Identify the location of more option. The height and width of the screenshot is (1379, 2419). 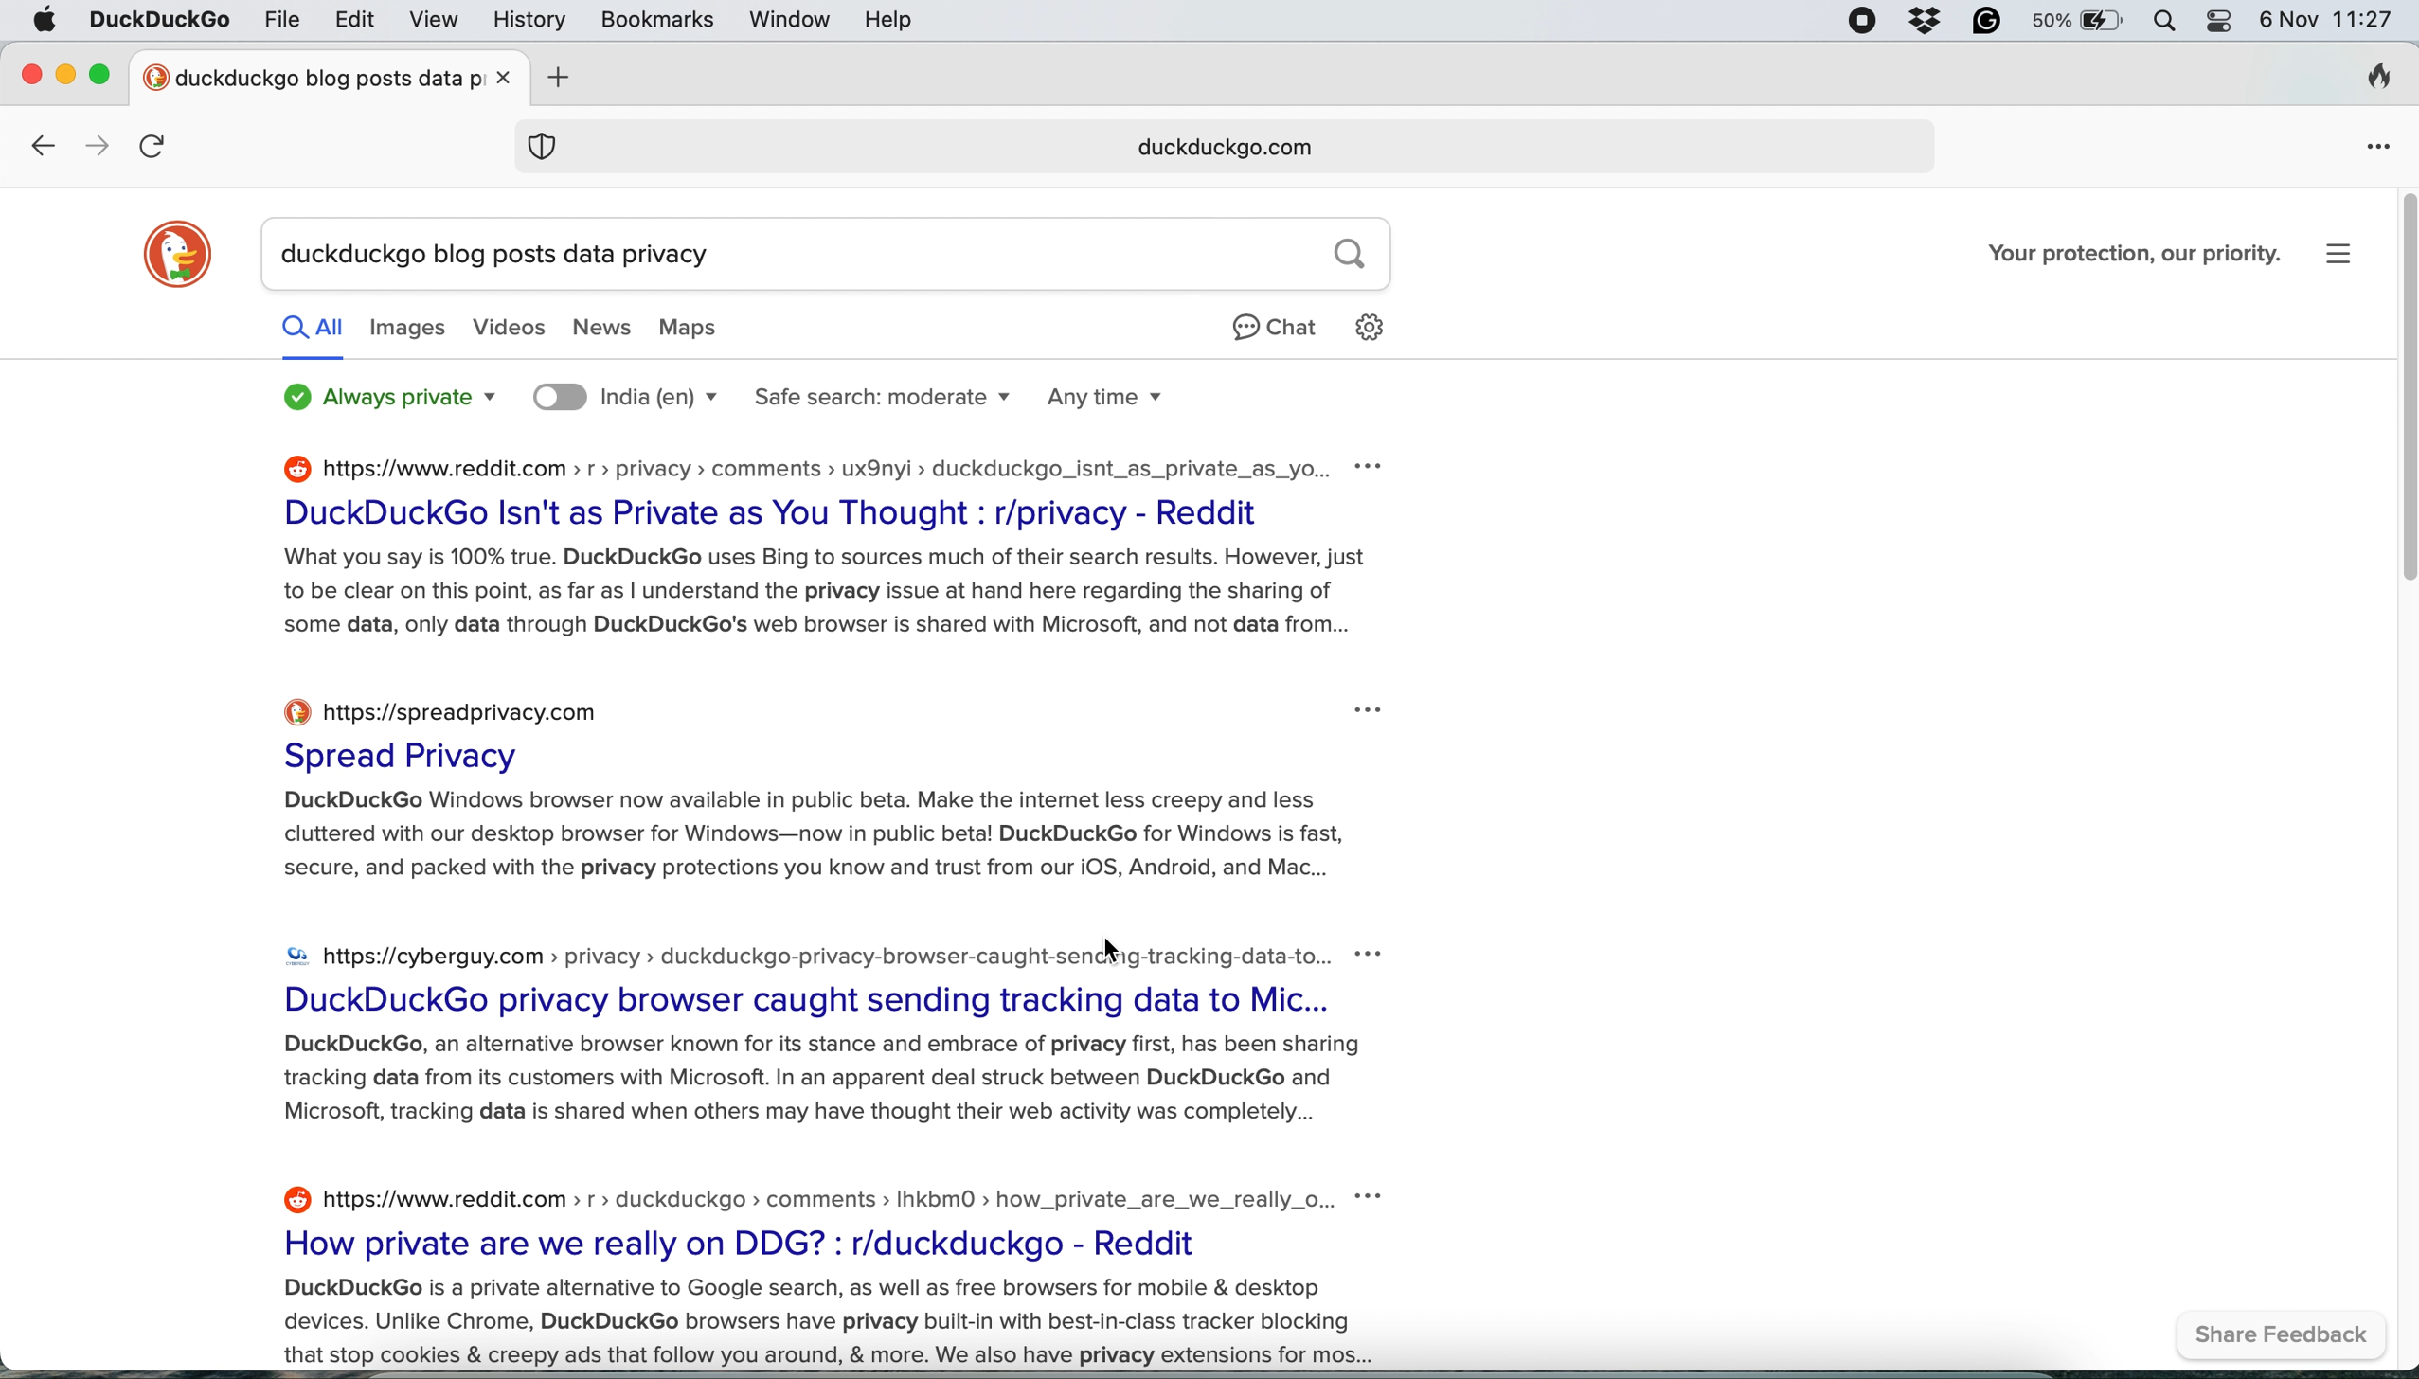
(1369, 956).